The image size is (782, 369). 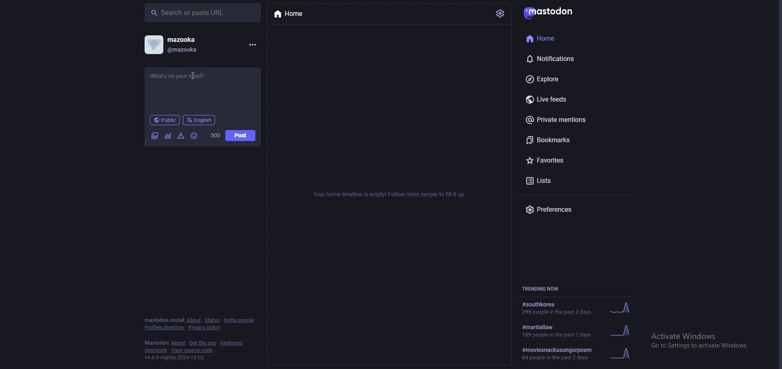 What do you see at coordinates (199, 120) in the screenshot?
I see `language` at bounding box center [199, 120].